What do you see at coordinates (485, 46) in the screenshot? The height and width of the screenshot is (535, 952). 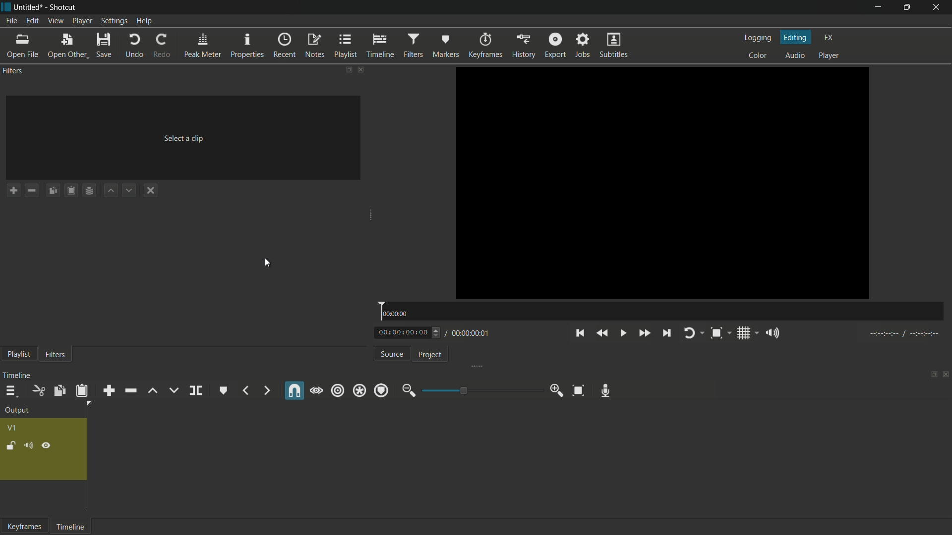 I see `keyframes` at bounding box center [485, 46].